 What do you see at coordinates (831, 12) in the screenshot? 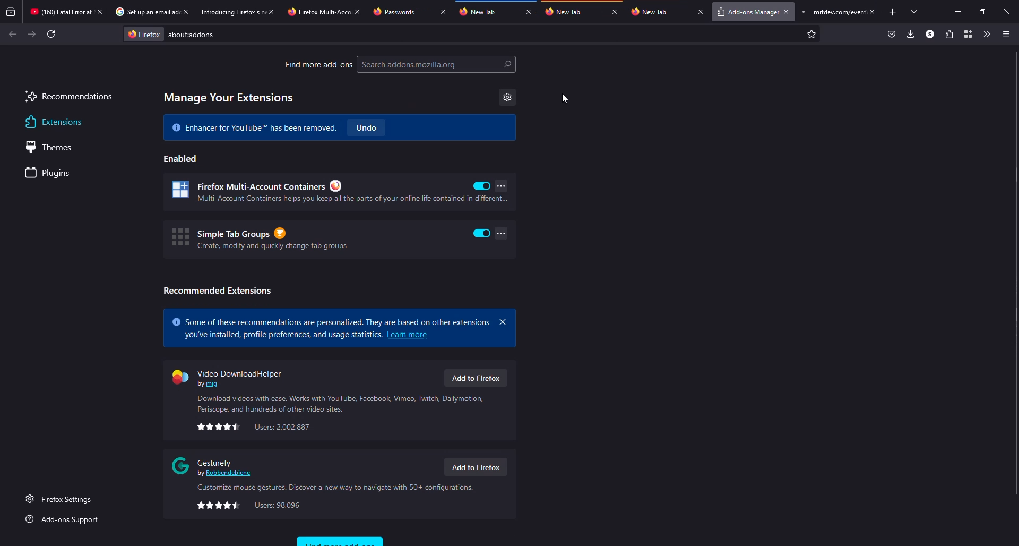
I see `Tab` at bounding box center [831, 12].